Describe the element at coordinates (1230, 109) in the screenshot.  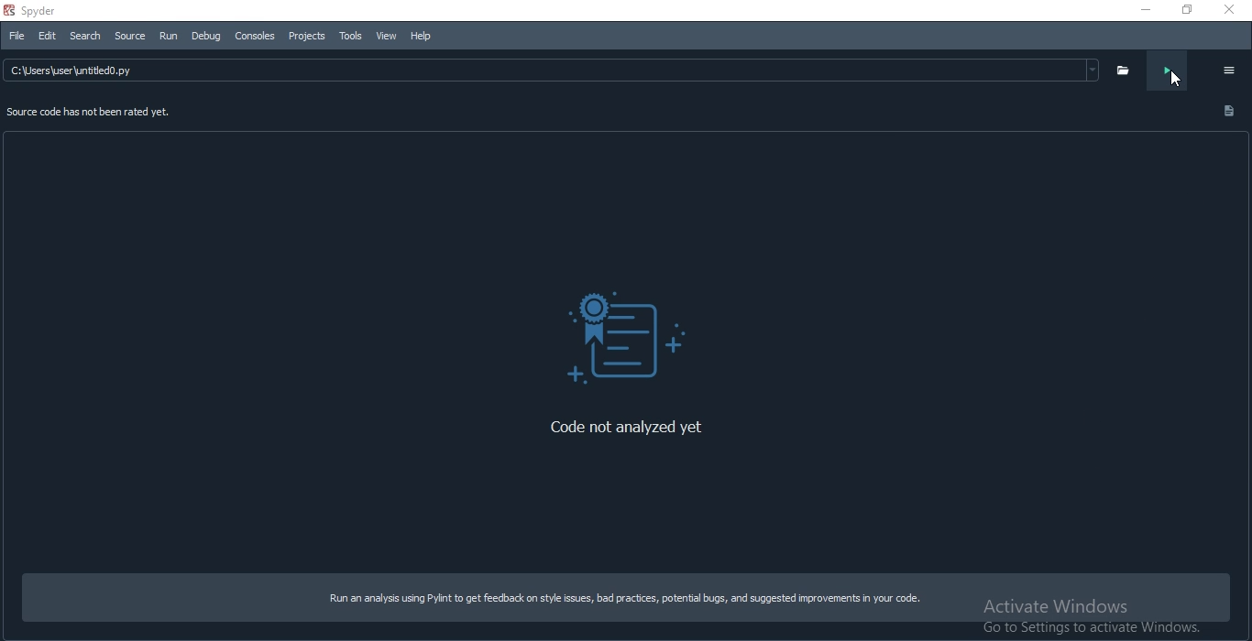
I see `document` at that location.